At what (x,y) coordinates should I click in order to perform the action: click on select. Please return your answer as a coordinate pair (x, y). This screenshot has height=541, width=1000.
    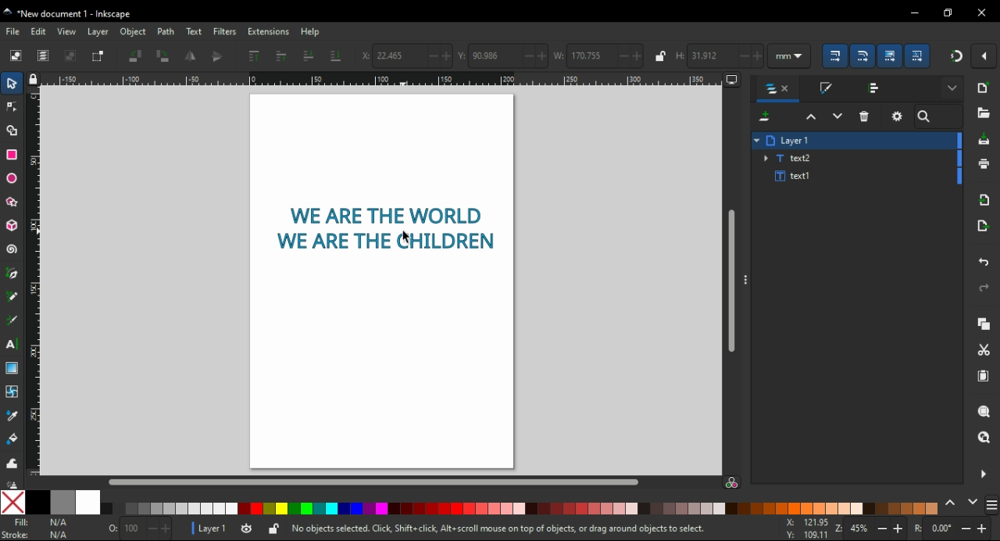
    Looking at the image, I should click on (12, 82).